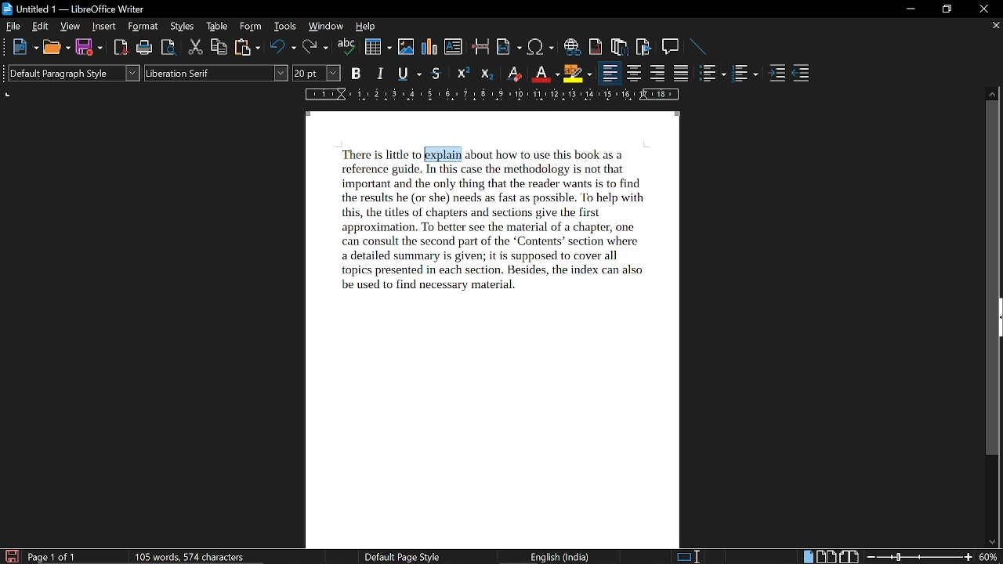  Describe the element at coordinates (992, 543) in the screenshot. I see `move down` at that location.